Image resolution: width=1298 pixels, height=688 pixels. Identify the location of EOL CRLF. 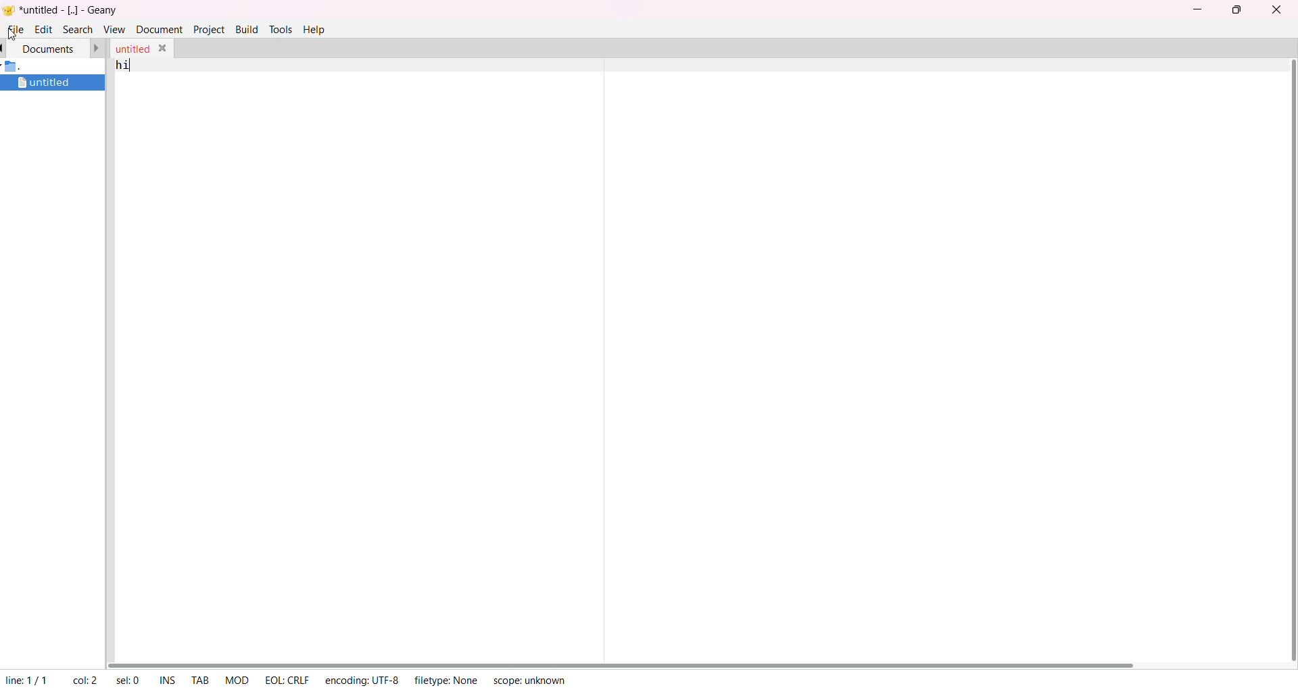
(287, 680).